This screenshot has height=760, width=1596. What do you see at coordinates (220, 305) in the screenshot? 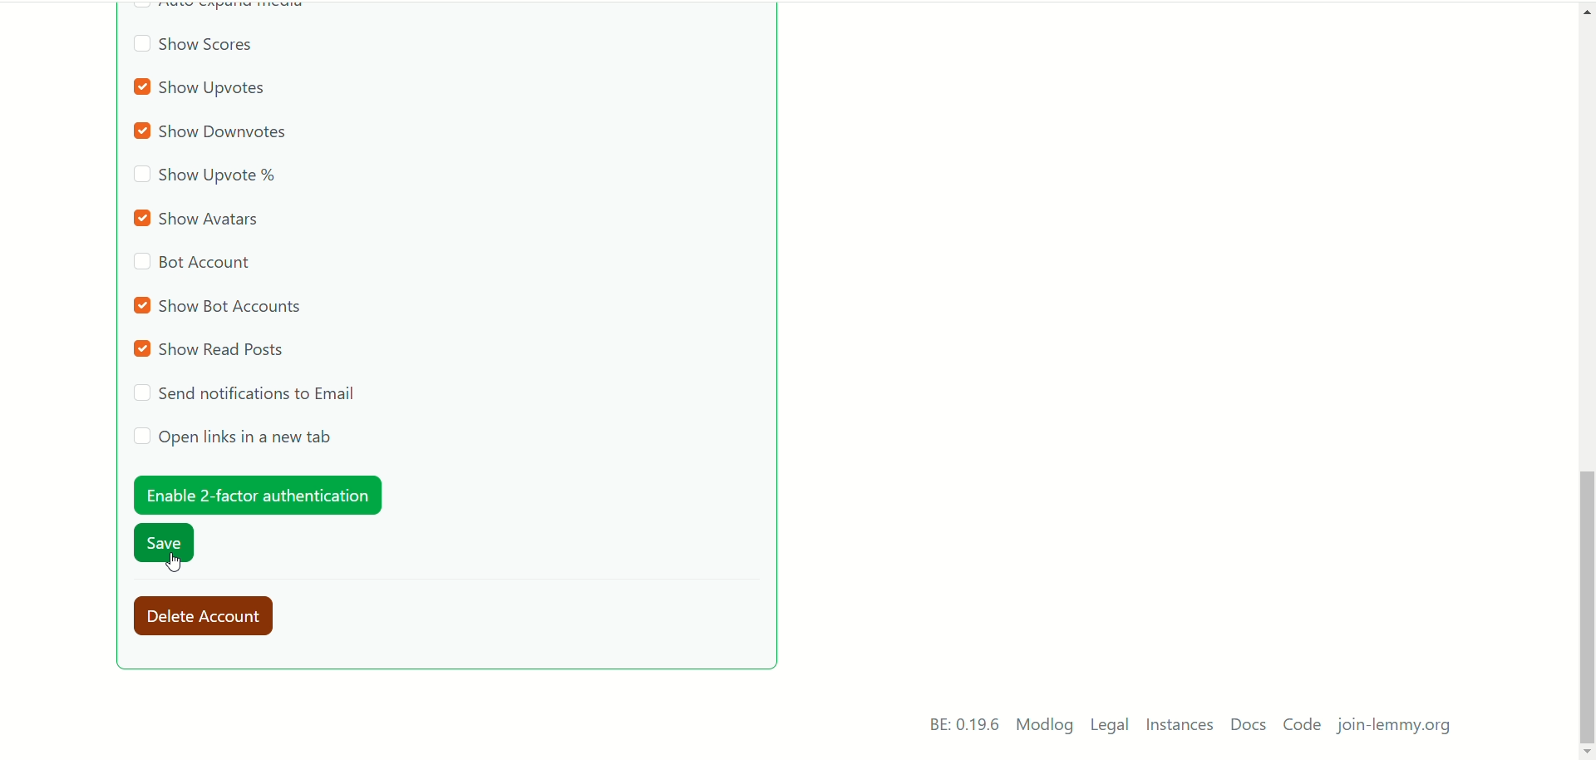
I see `selected show bot accounts` at bounding box center [220, 305].